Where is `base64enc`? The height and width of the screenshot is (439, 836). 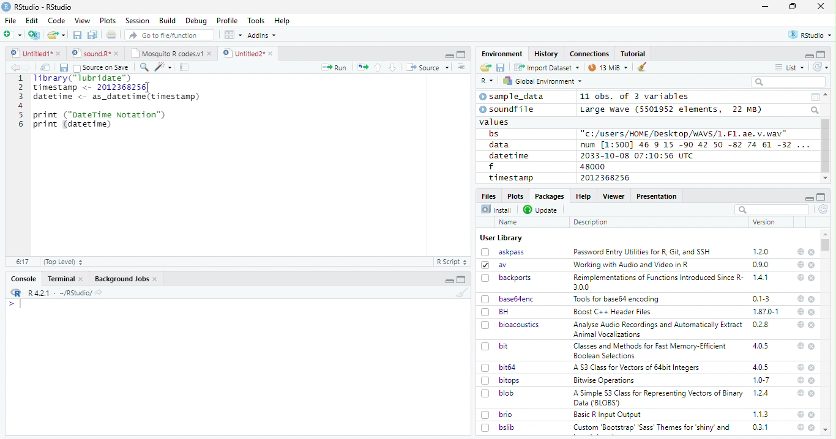 base64enc is located at coordinates (508, 298).